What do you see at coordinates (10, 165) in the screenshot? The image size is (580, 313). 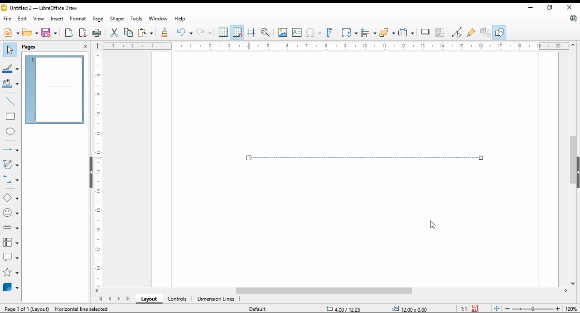 I see `curves and polygons` at bounding box center [10, 165].